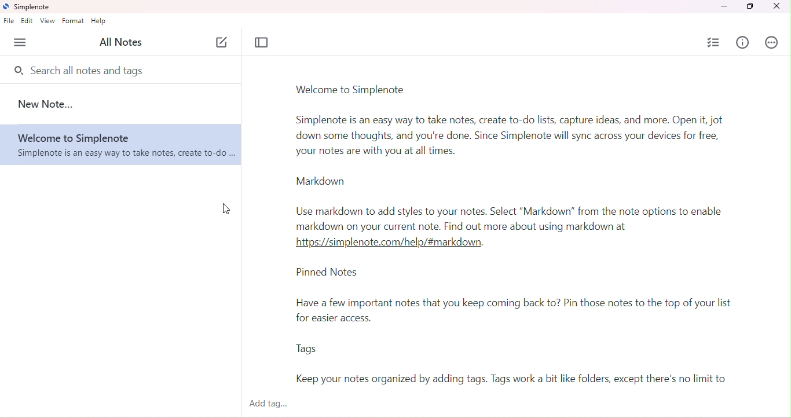  Describe the element at coordinates (352, 90) in the screenshot. I see `welcome to simplenote` at that location.